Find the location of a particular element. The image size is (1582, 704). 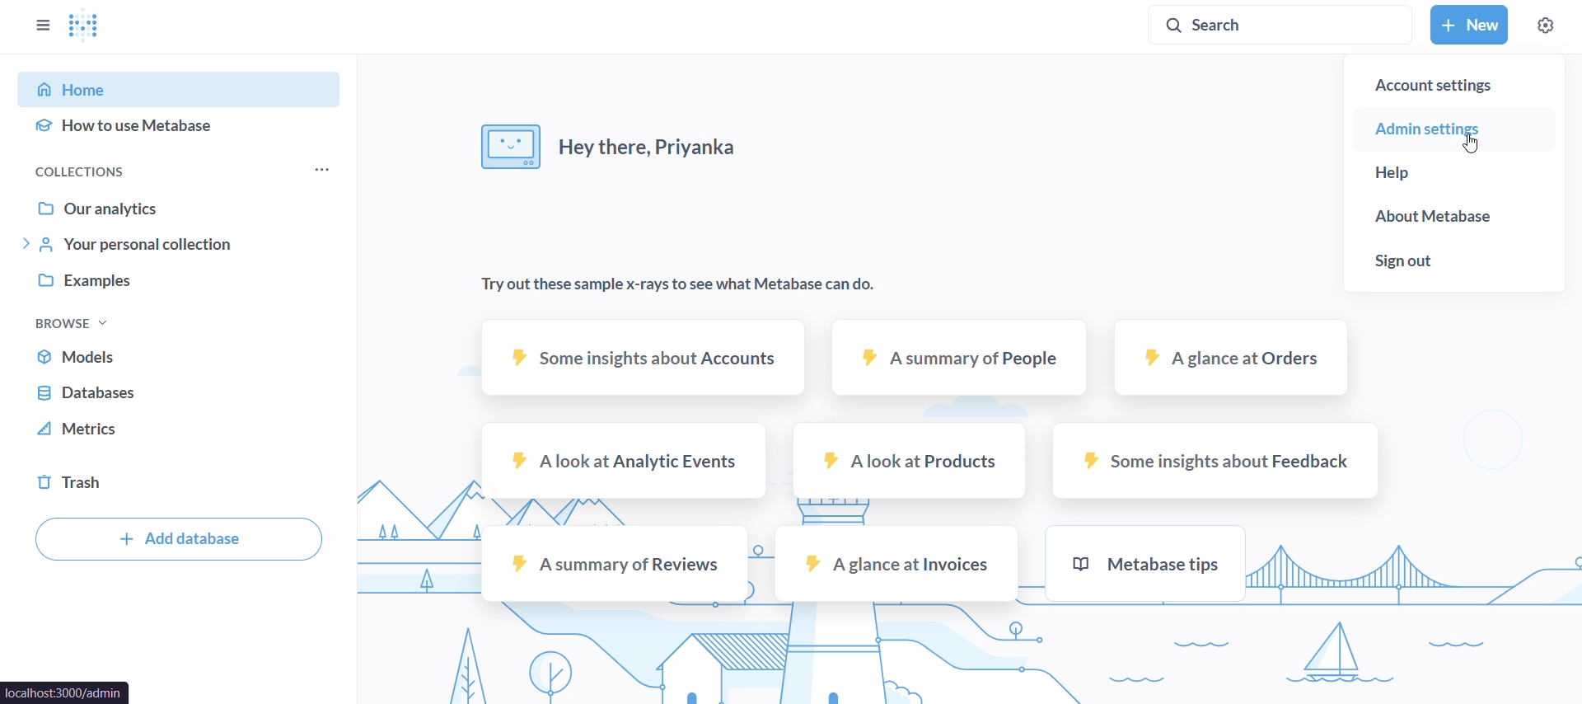

trash is located at coordinates (183, 485).